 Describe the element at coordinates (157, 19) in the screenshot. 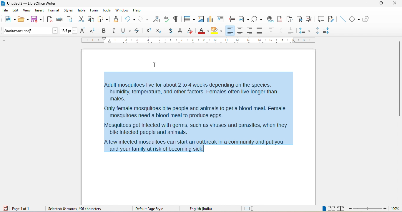

I see `find and replace` at that location.